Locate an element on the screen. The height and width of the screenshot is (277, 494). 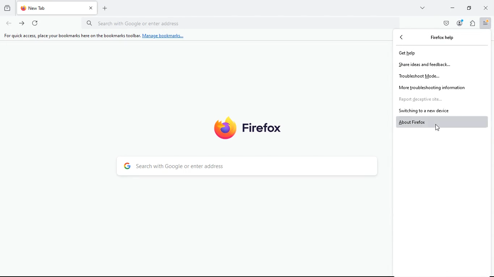
Cursor is located at coordinates (437, 127).